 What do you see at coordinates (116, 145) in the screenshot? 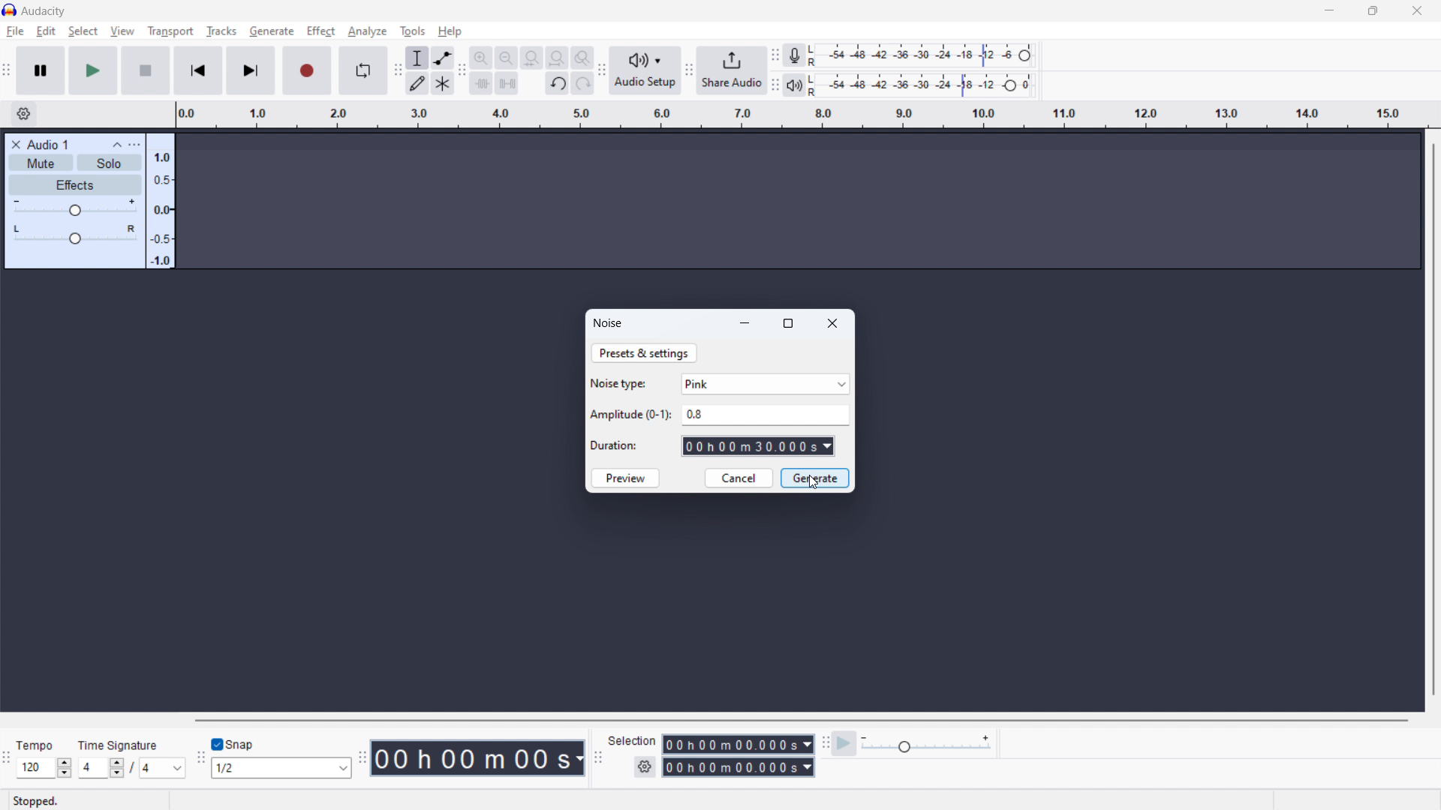
I see `collapse` at bounding box center [116, 145].